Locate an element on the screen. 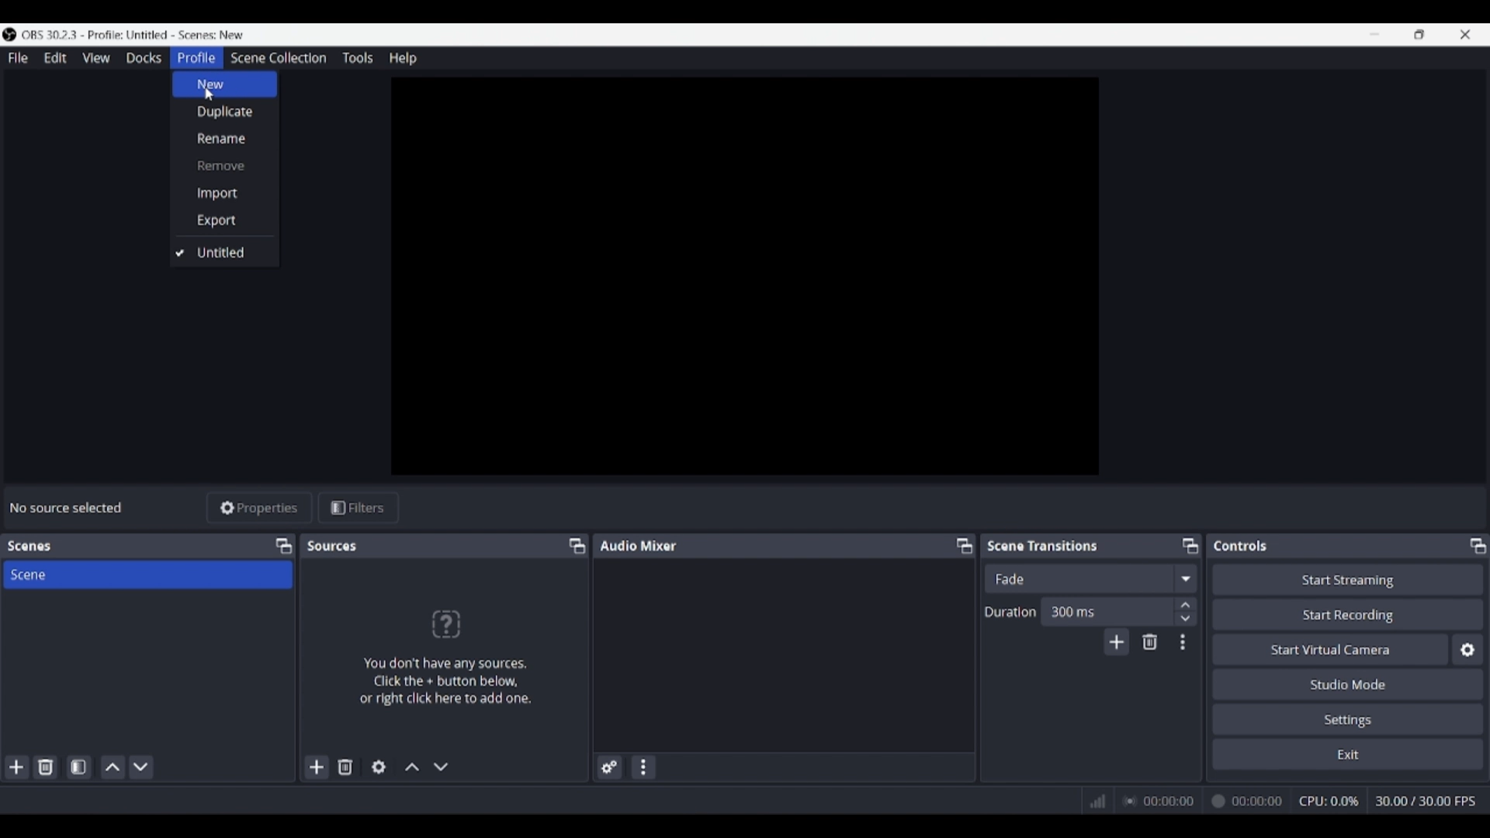 The height and width of the screenshot is (838, 1490). Remove configurble transition is located at coordinates (1150, 642).